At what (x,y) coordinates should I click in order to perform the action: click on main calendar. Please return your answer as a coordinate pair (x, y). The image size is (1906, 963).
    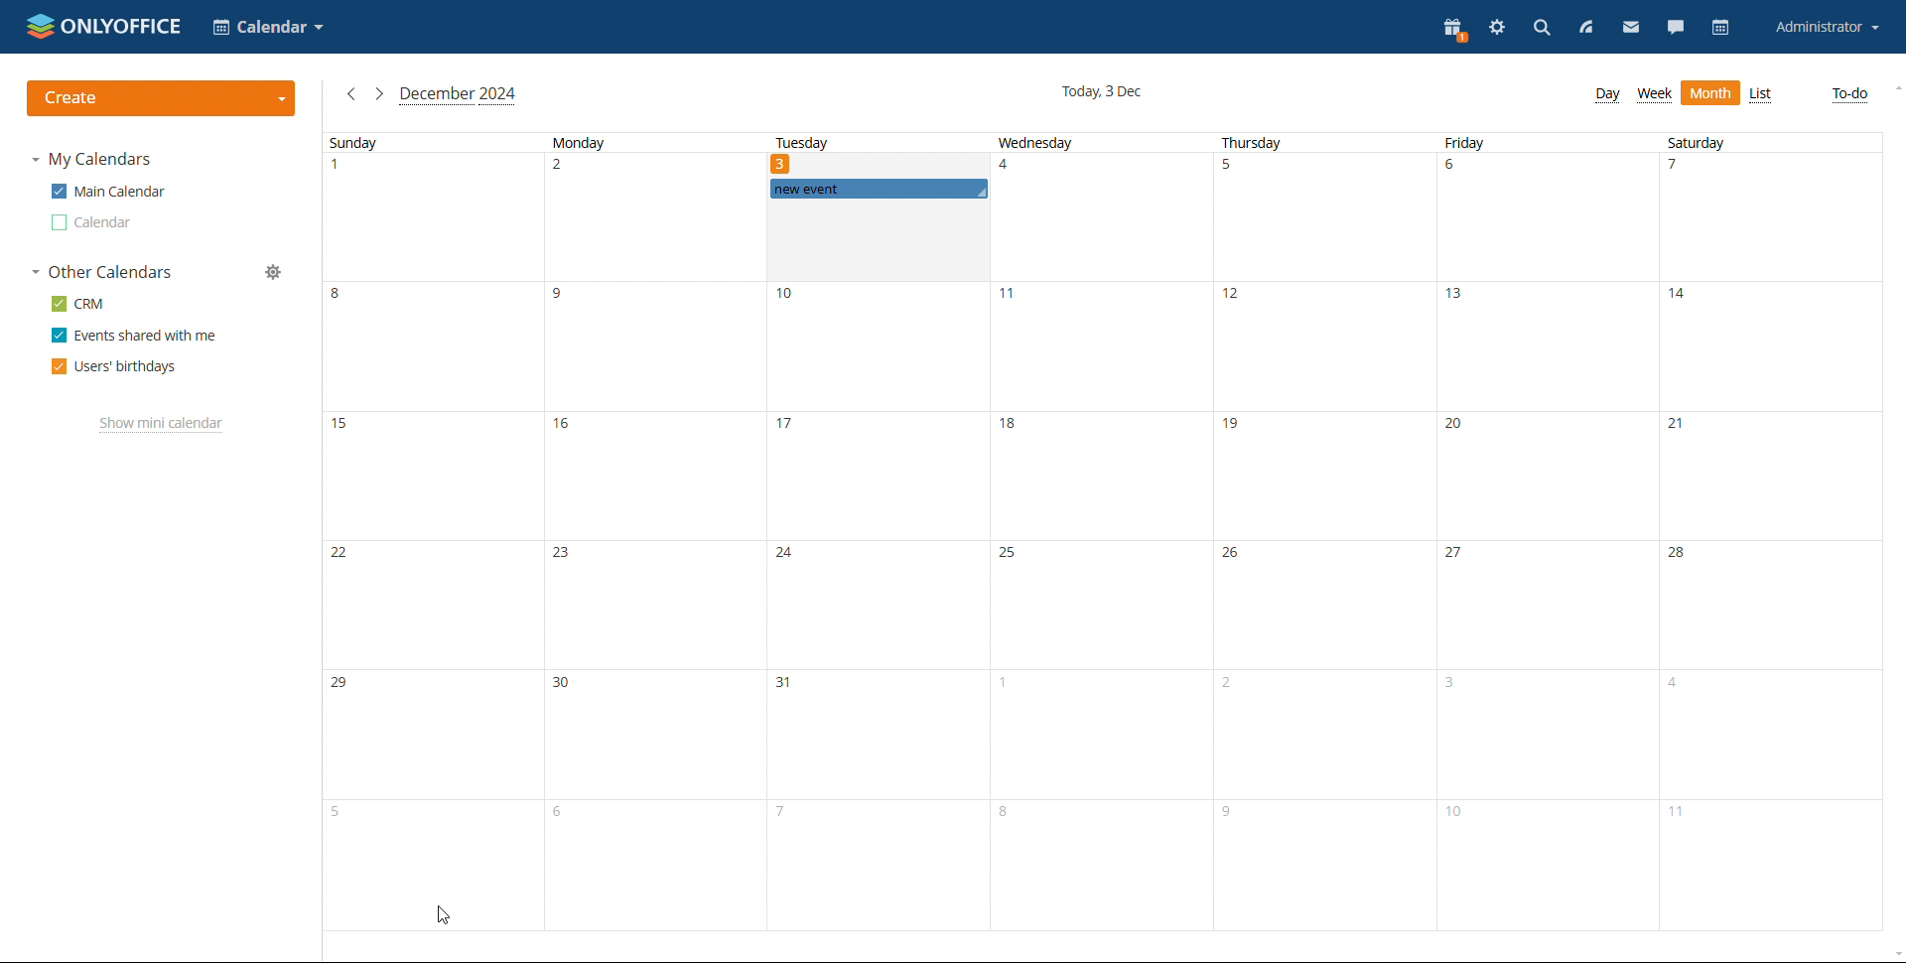
    Looking at the image, I should click on (108, 191).